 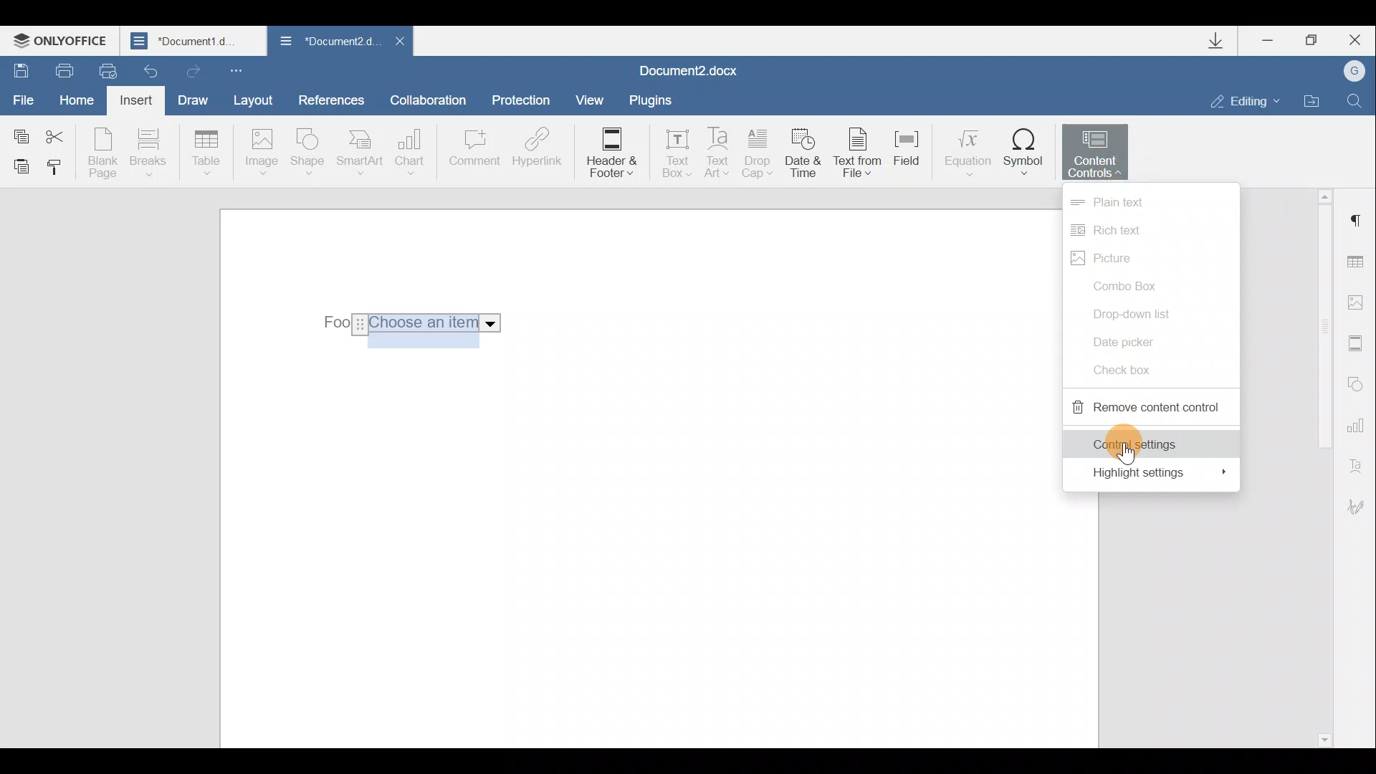 I want to click on Drop cap, so click(x=758, y=155).